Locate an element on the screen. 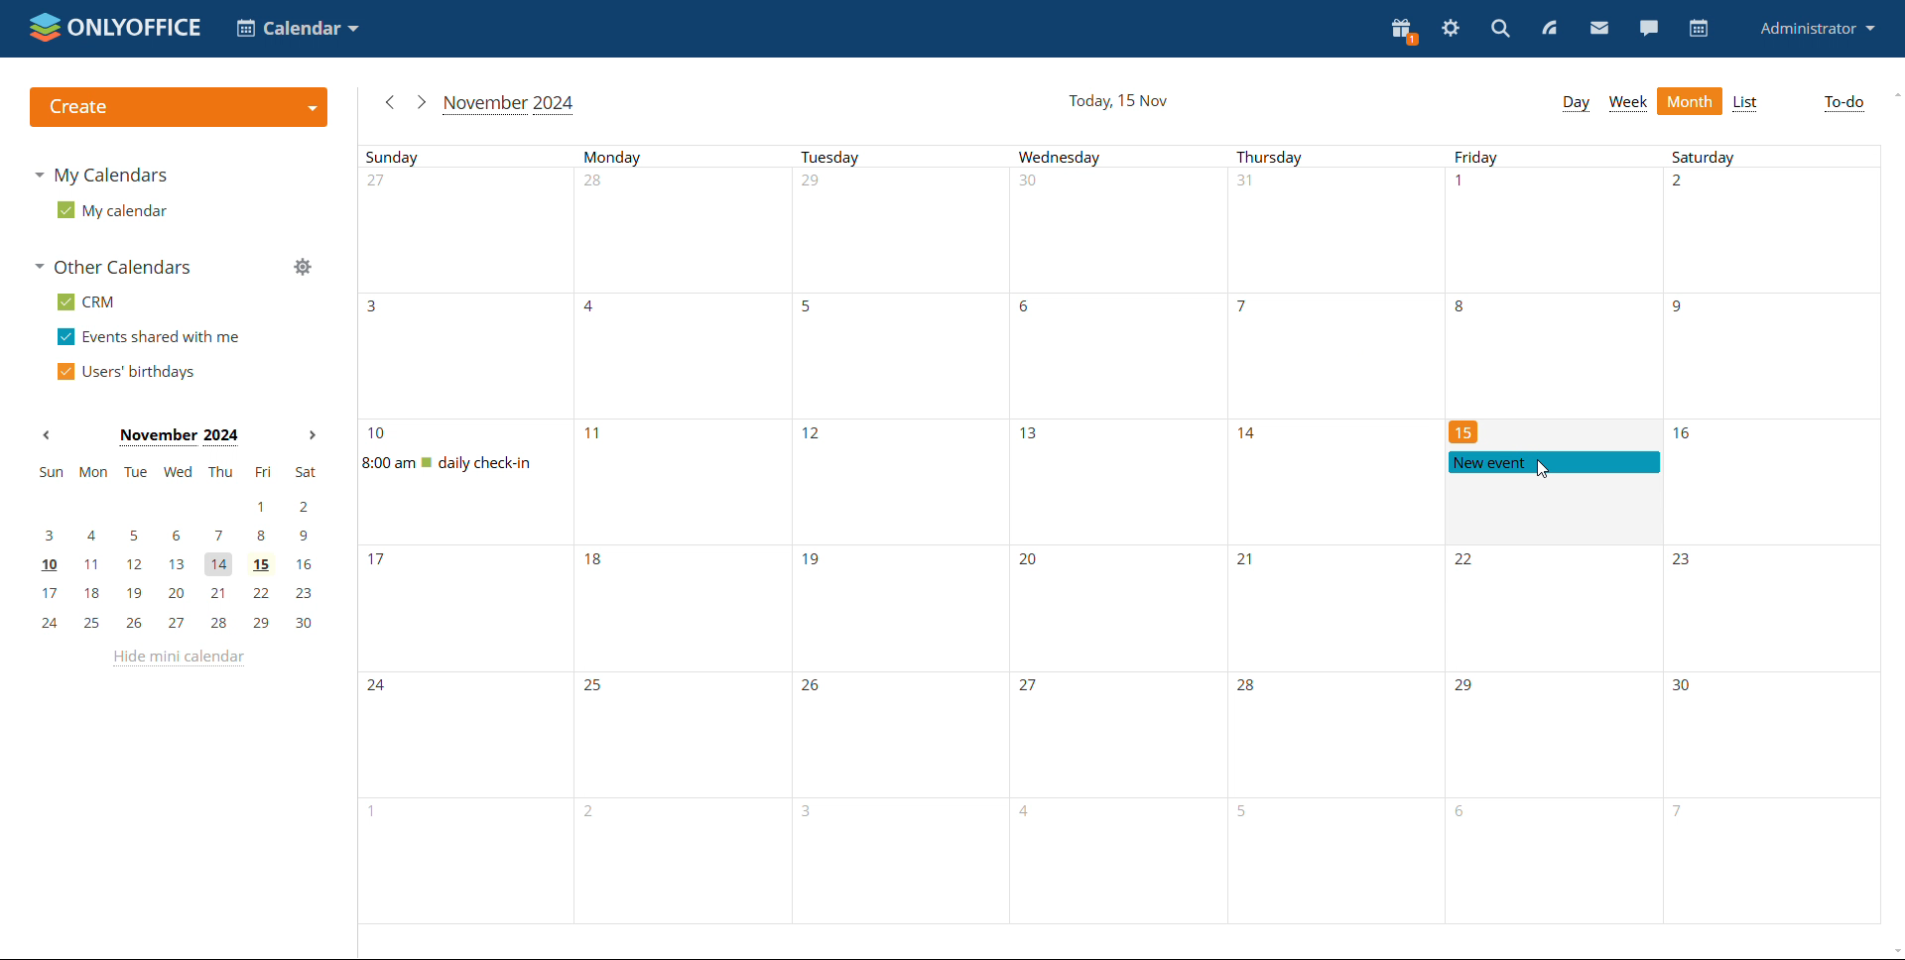 The image size is (1905, 960). individual day is located at coordinates (1552, 157).